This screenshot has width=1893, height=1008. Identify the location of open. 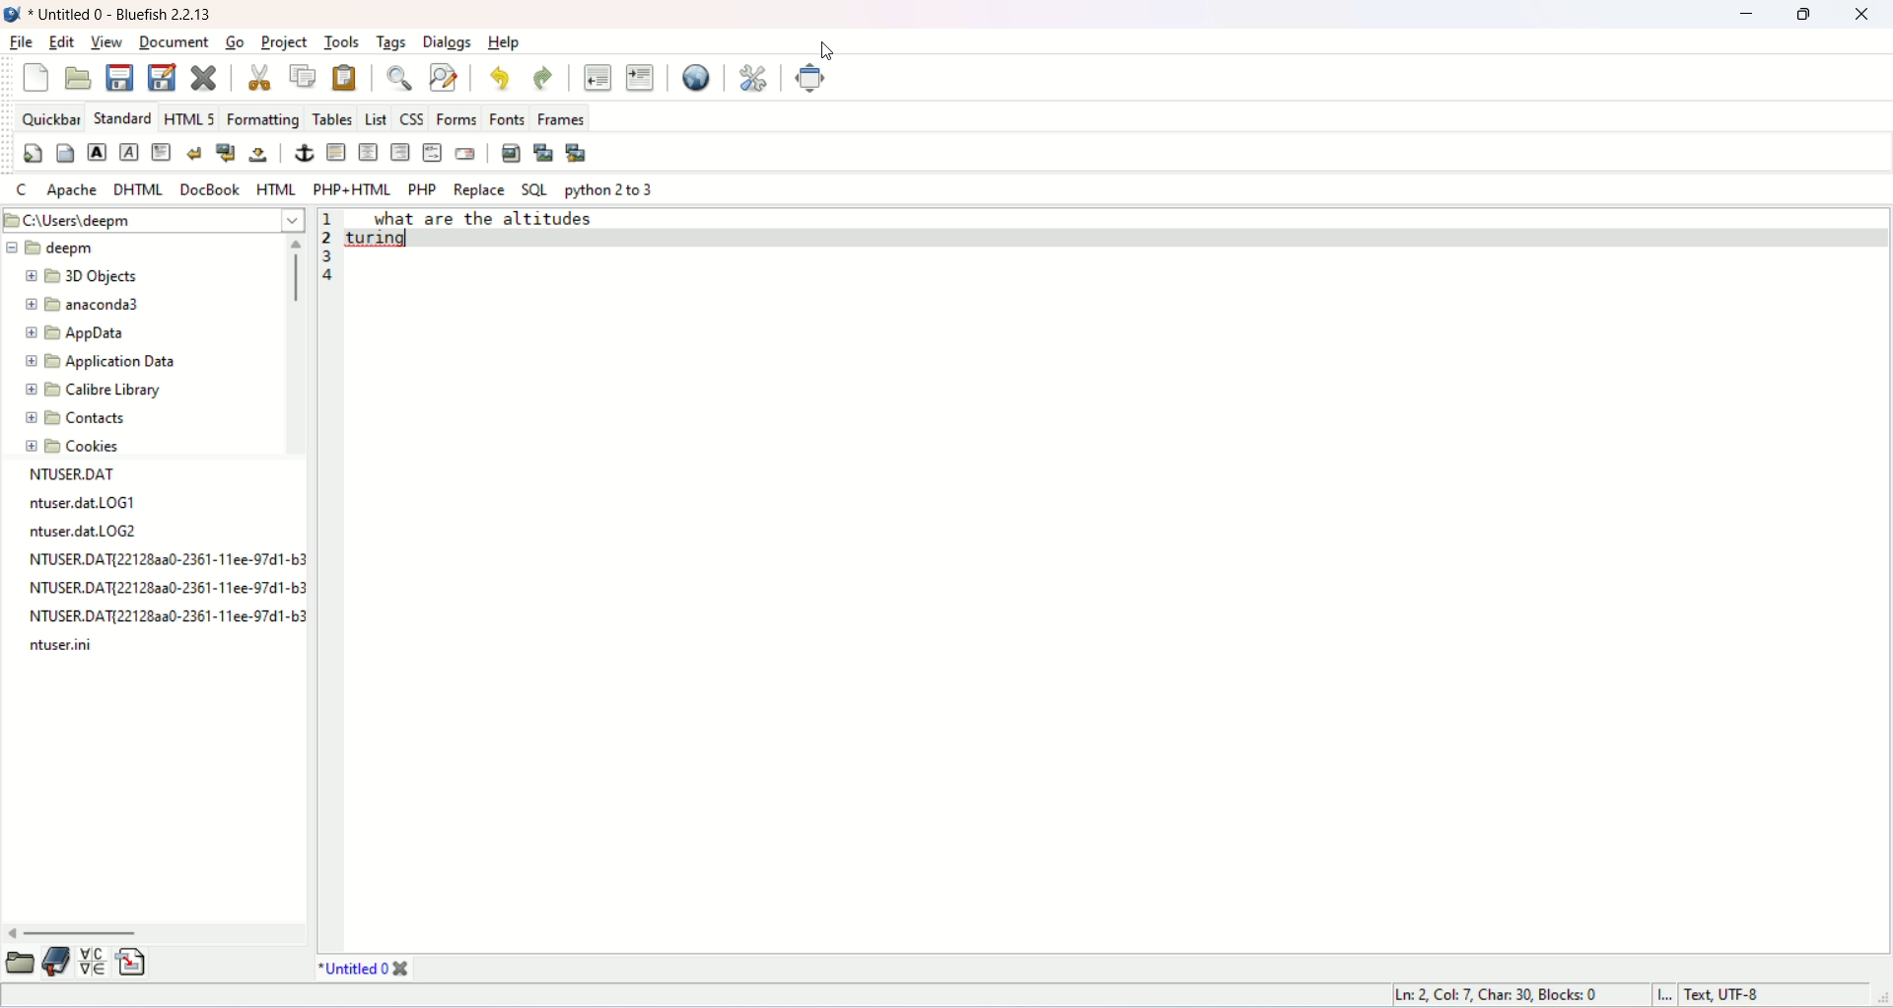
(79, 79).